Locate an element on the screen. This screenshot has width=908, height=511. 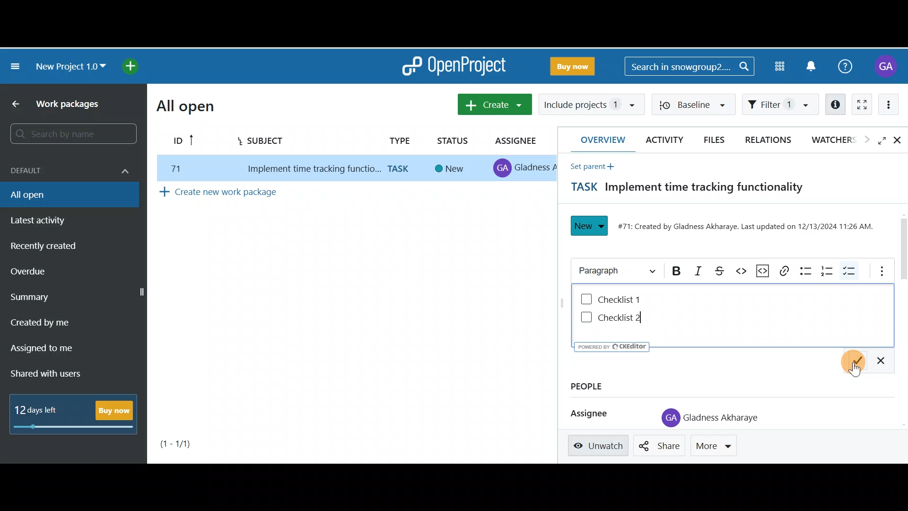
Watchers is located at coordinates (832, 141).